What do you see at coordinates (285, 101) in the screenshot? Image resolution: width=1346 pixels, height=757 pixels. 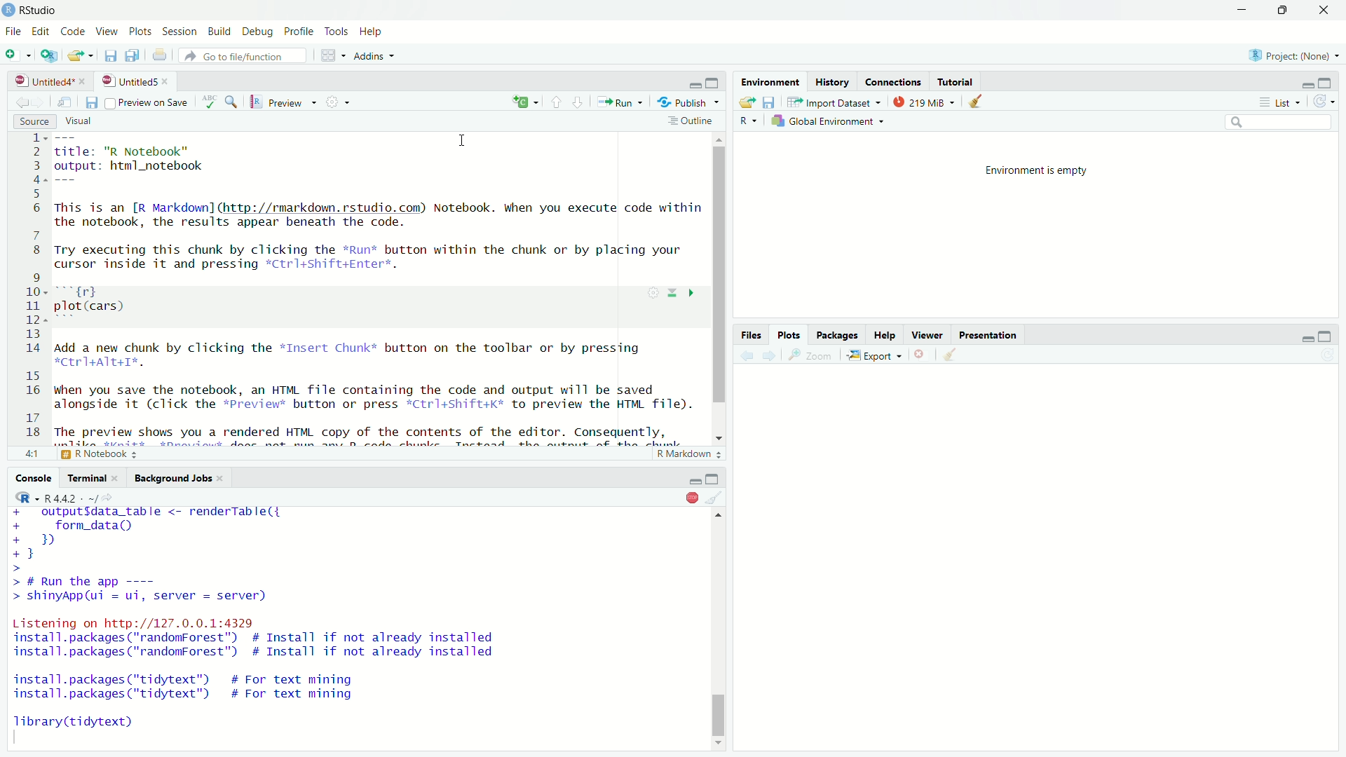 I see `preview` at bounding box center [285, 101].